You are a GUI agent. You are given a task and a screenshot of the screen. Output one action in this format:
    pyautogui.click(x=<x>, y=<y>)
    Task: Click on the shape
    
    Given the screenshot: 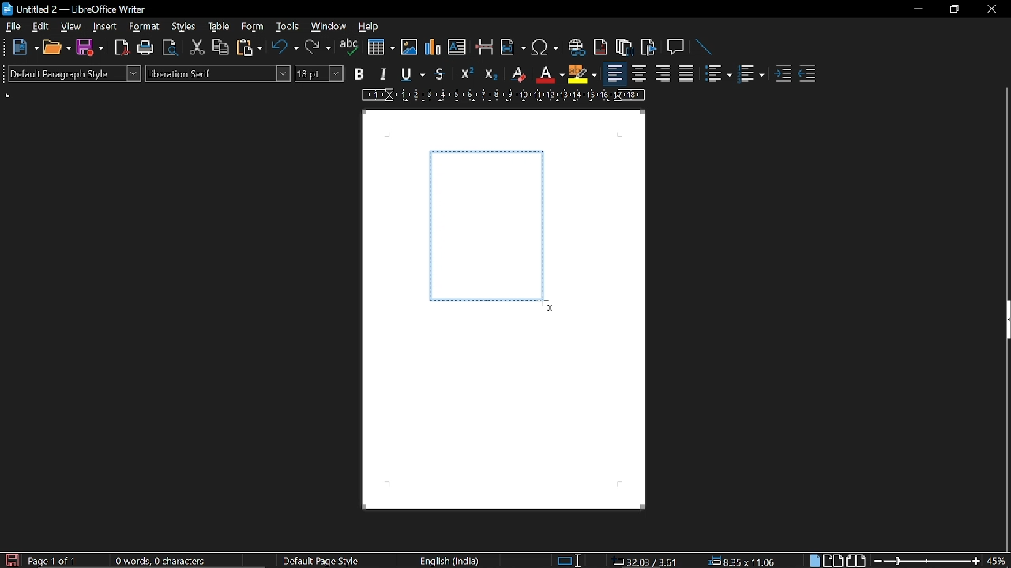 What is the action you would take?
    pyautogui.click(x=488, y=226)
    